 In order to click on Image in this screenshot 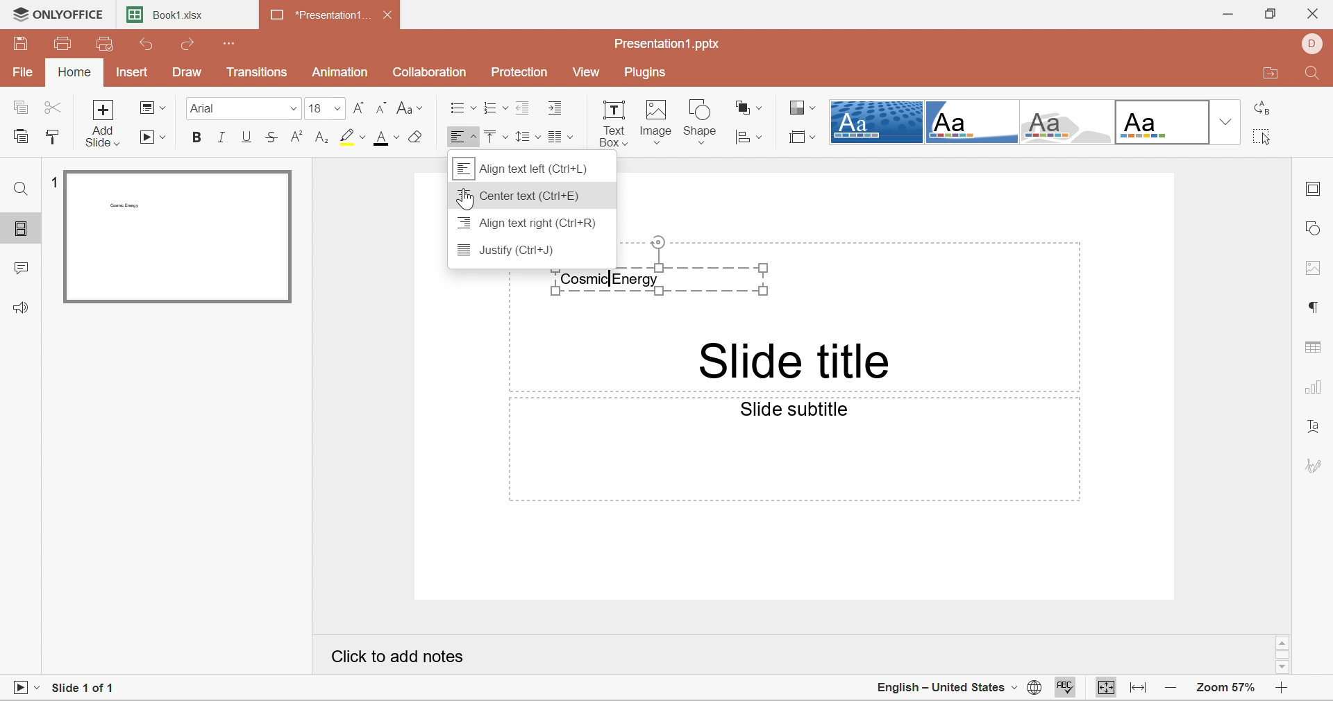, I will do `click(657, 123)`.